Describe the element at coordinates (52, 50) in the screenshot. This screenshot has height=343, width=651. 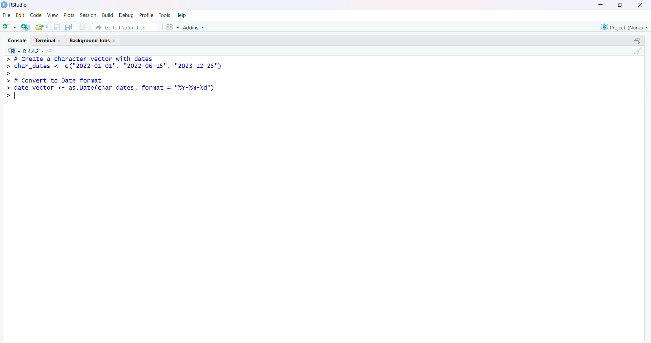
I see `View the current working directory` at that location.